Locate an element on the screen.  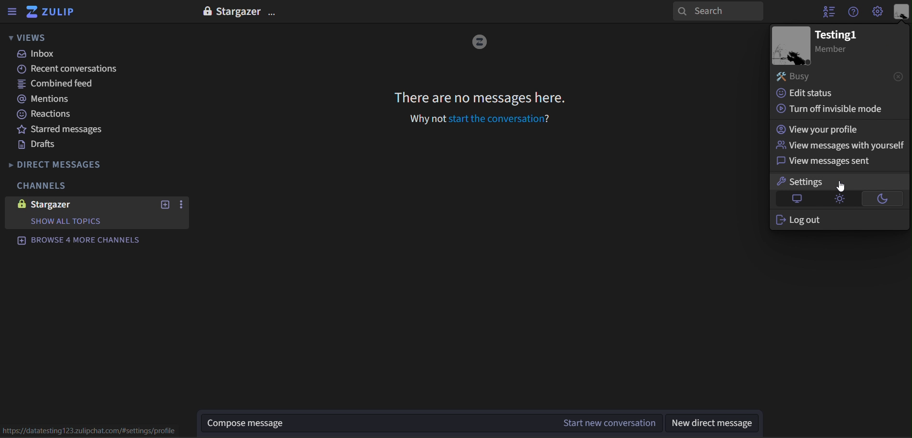
default theme is located at coordinates (795, 199).